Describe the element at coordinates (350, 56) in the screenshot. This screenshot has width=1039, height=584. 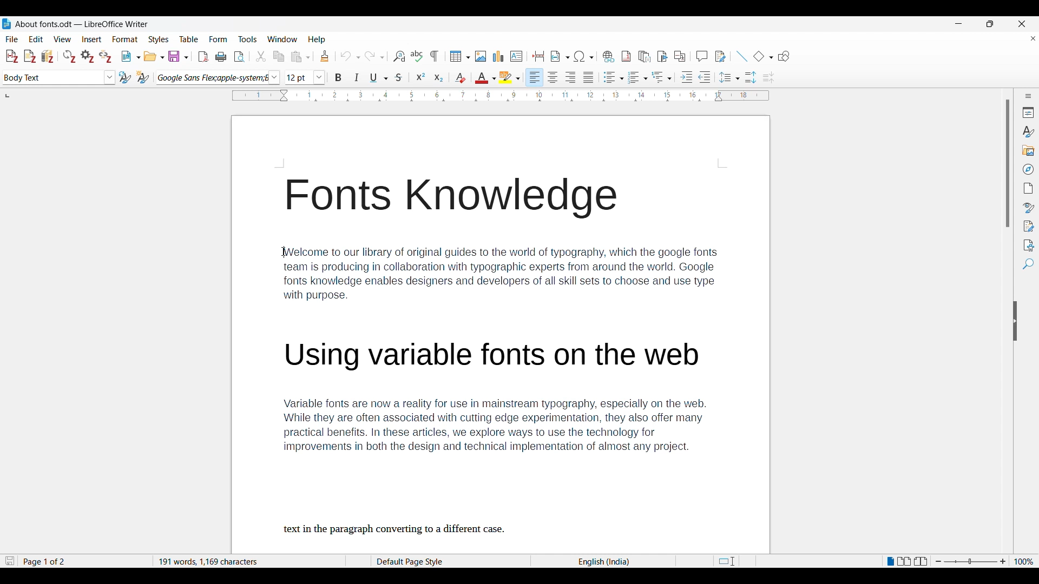
I see `Undo` at that location.